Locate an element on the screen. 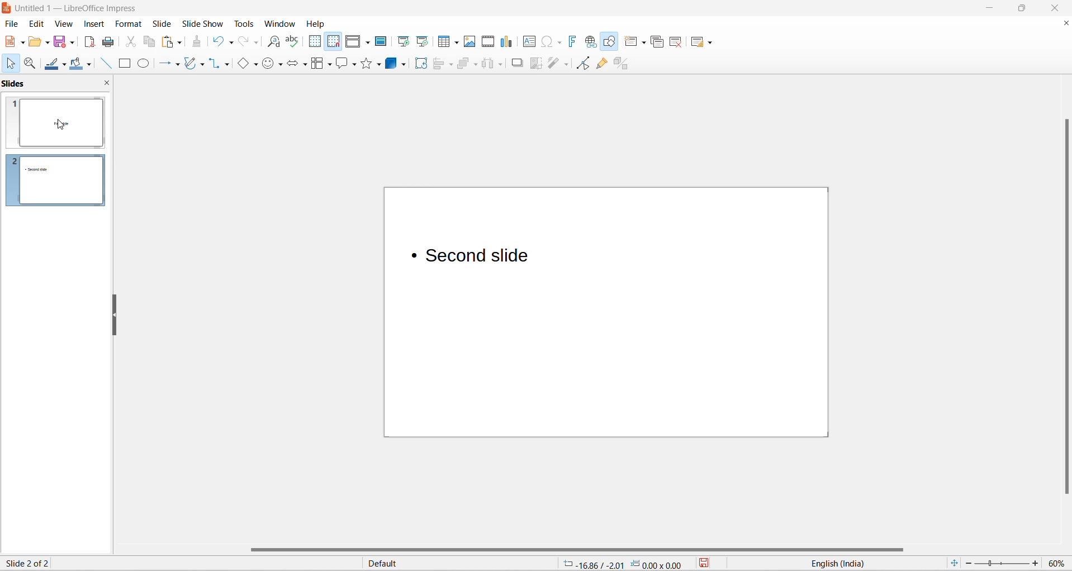 This screenshot has width=1072, height=571. insert text is located at coordinates (530, 41).